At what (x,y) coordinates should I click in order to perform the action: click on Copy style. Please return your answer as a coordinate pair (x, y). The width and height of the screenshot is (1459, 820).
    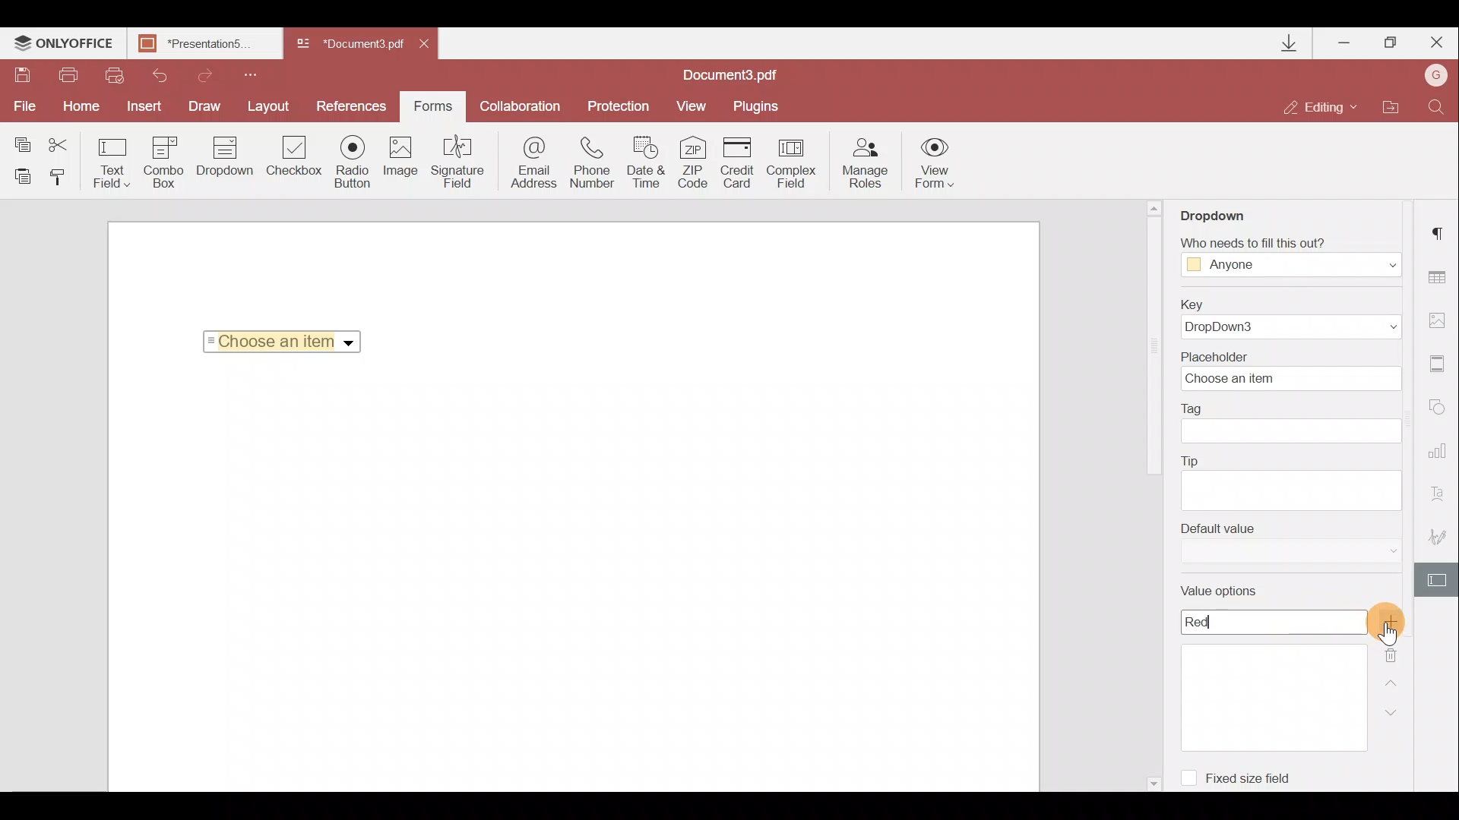
    Looking at the image, I should click on (63, 181).